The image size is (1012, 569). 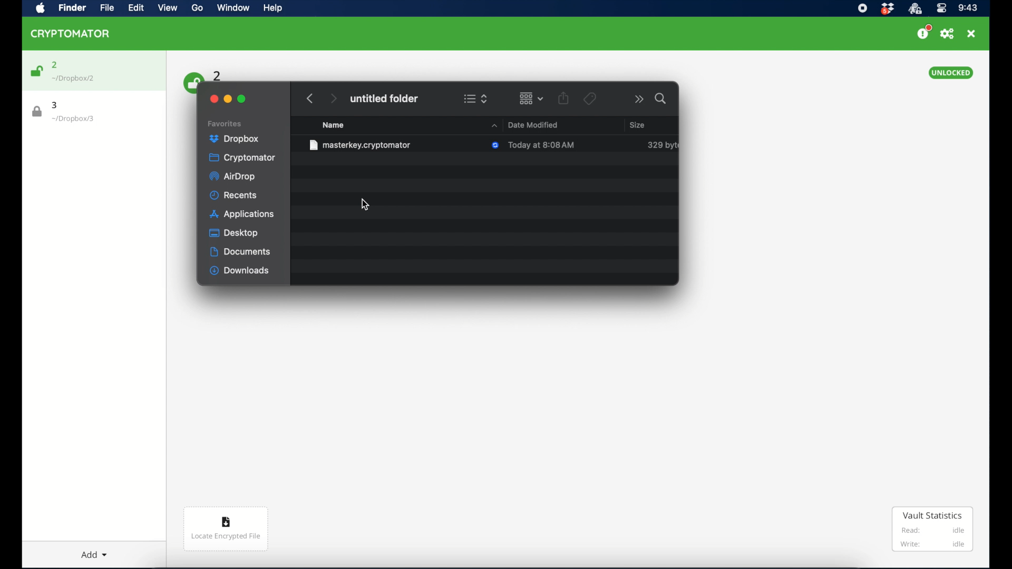 I want to click on go, so click(x=196, y=8).